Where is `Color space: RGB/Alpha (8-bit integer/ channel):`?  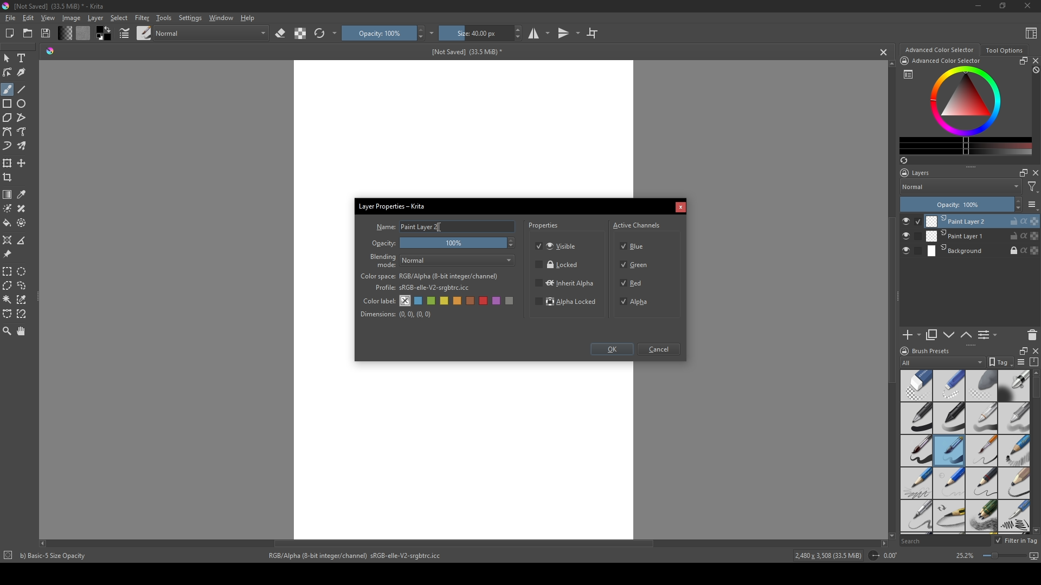 Color space: RGB/Alpha (8-bit integer/ channel): is located at coordinates (429, 276).